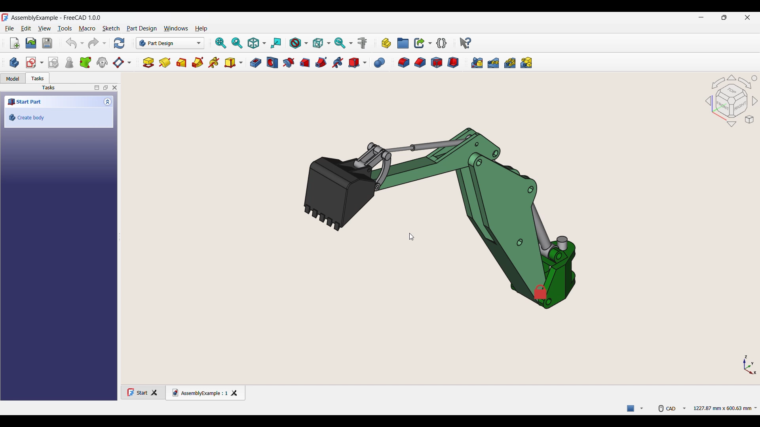 The height and width of the screenshot is (427, 760). What do you see at coordinates (257, 43) in the screenshot?
I see `Isometric options` at bounding box center [257, 43].